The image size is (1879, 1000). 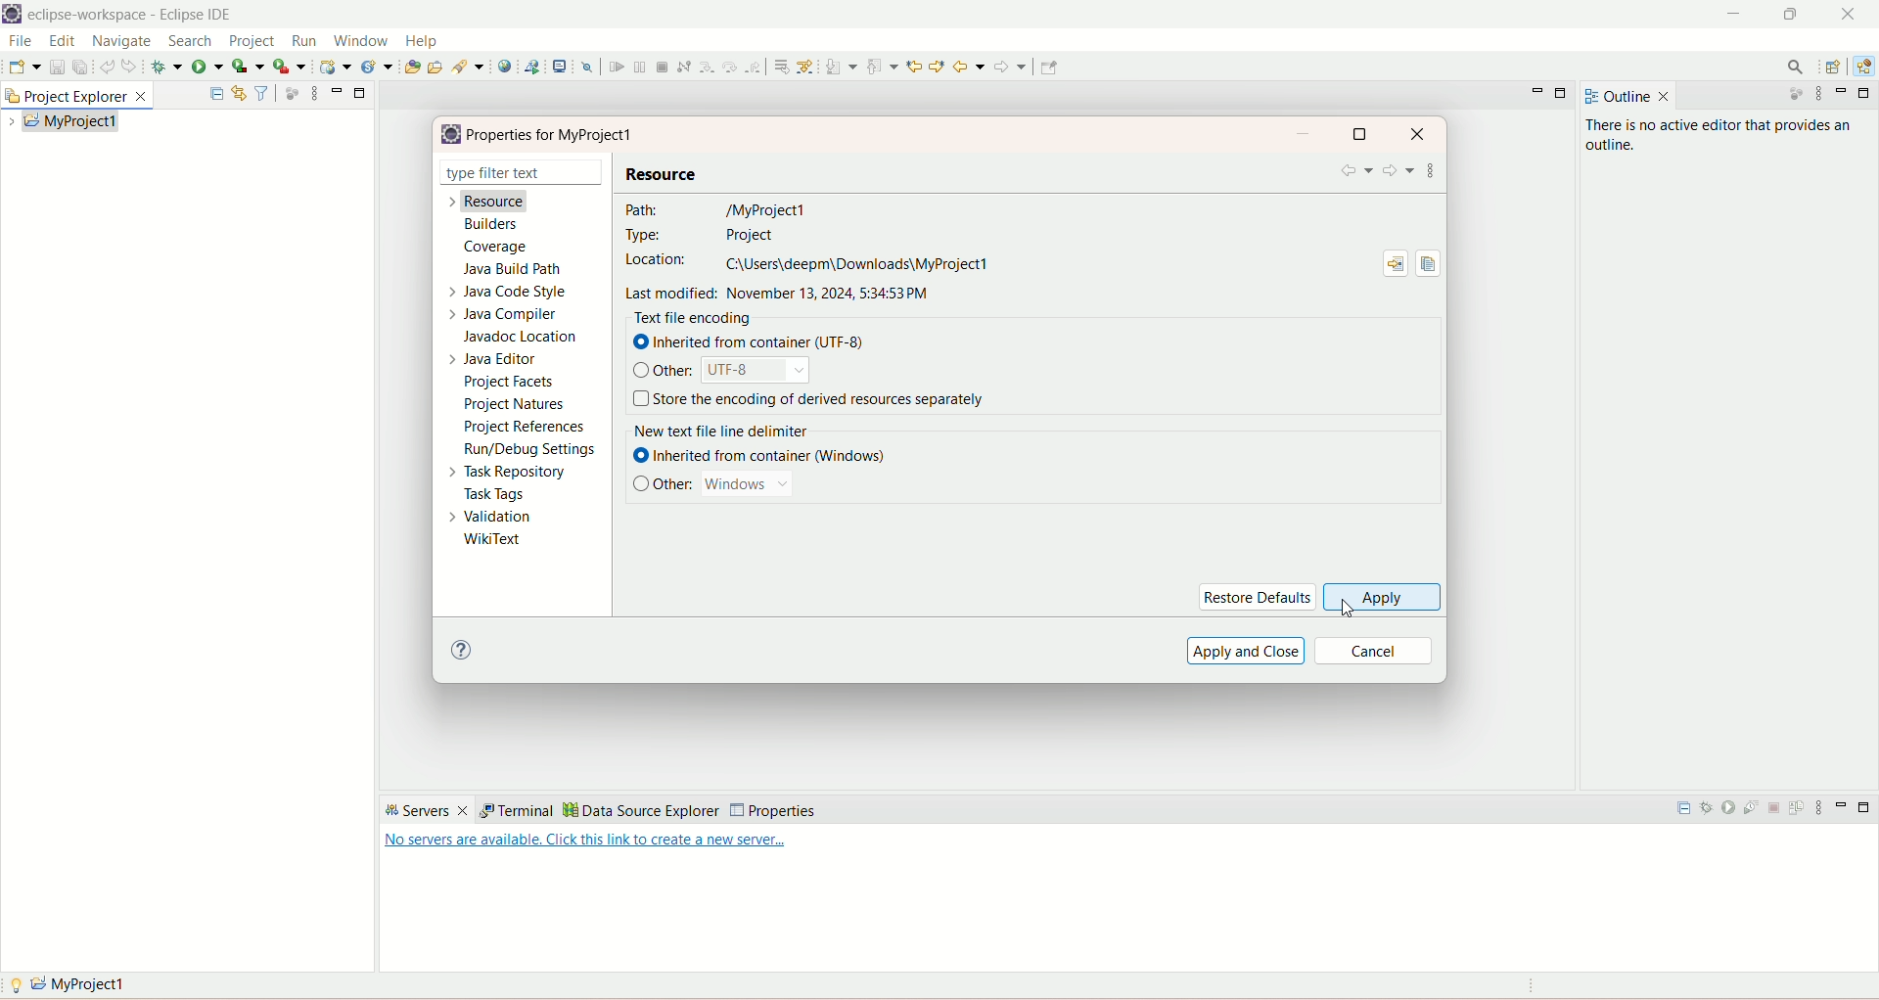 I want to click on use step filters, so click(x=809, y=66).